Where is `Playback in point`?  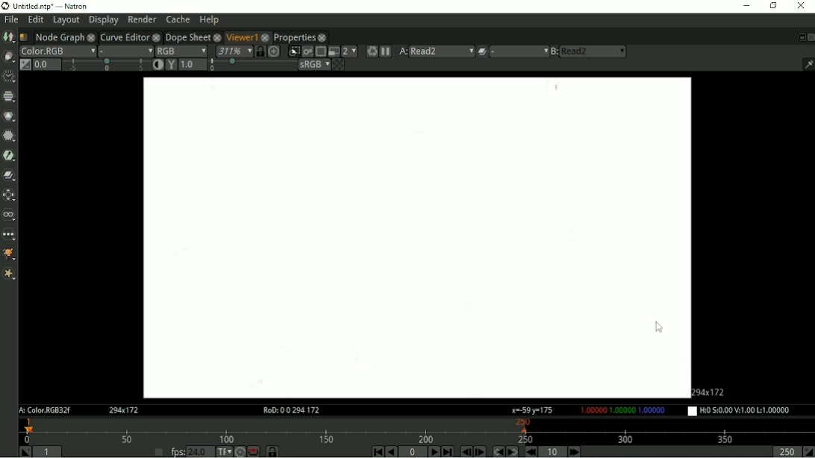
Playback in point is located at coordinates (49, 451).